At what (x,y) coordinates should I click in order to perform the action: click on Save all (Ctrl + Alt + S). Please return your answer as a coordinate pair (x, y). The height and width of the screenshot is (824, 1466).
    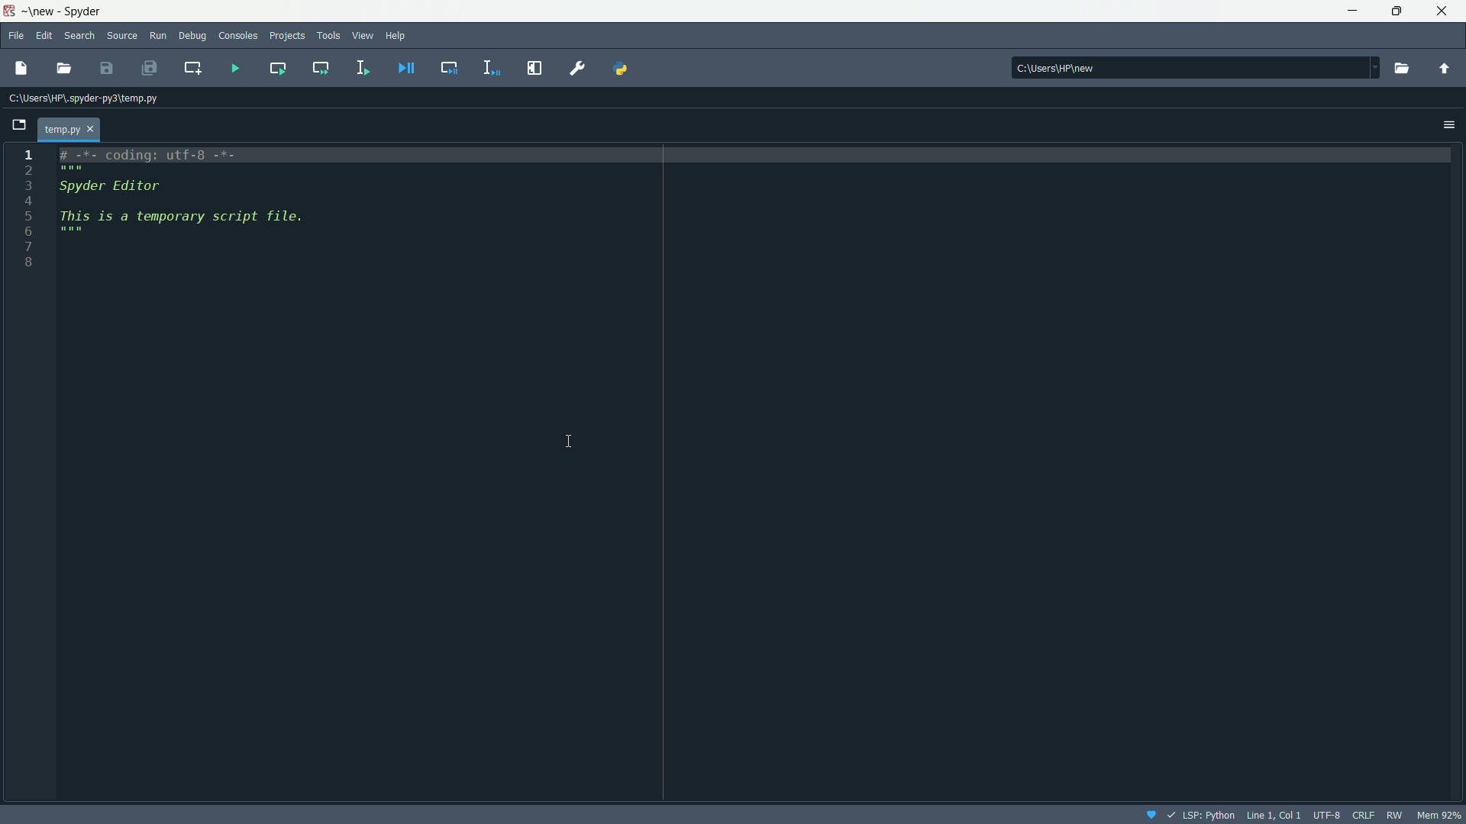
    Looking at the image, I should click on (151, 68).